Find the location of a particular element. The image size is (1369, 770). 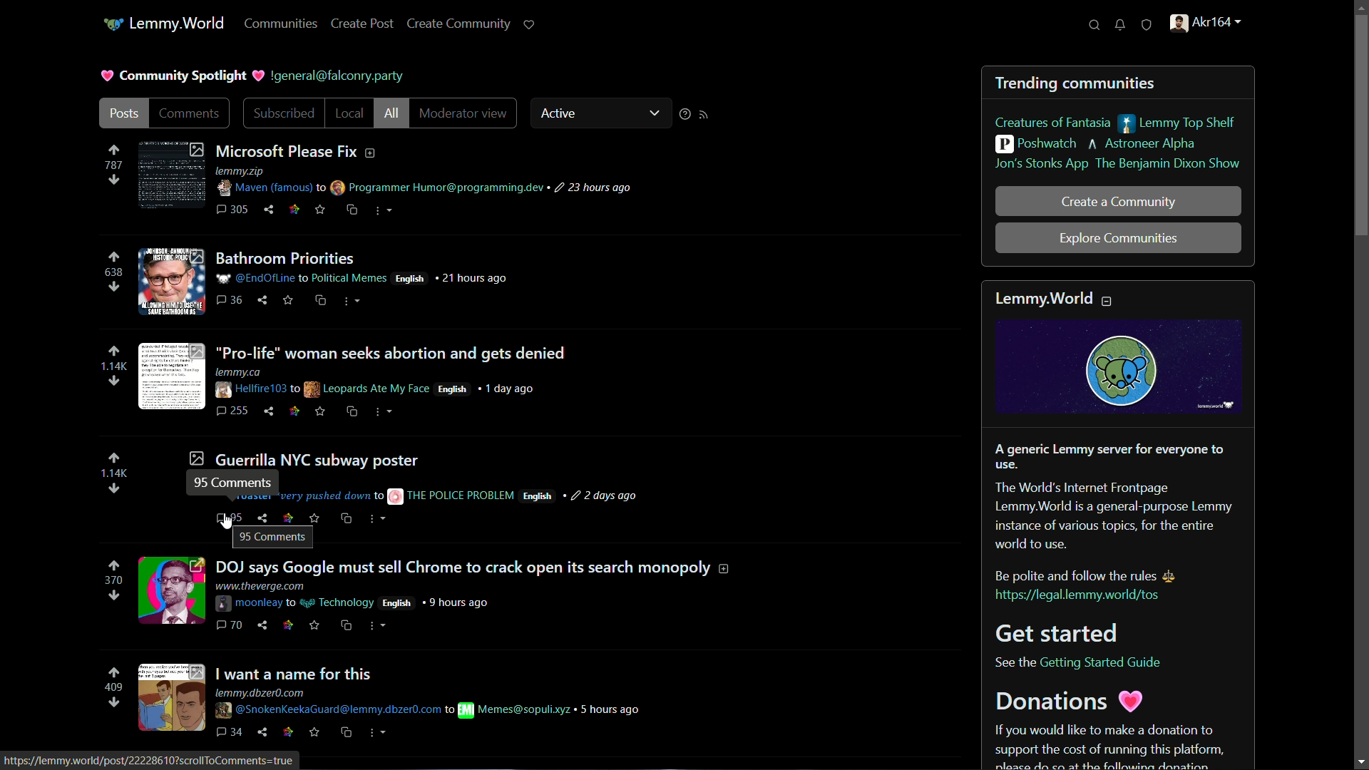

upvote is located at coordinates (113, 458).